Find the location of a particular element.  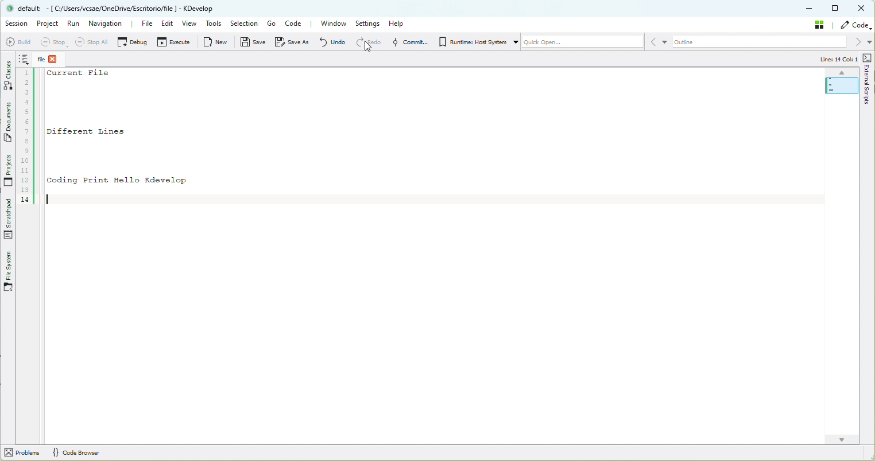

Stop is located at coordinates (60, 40).